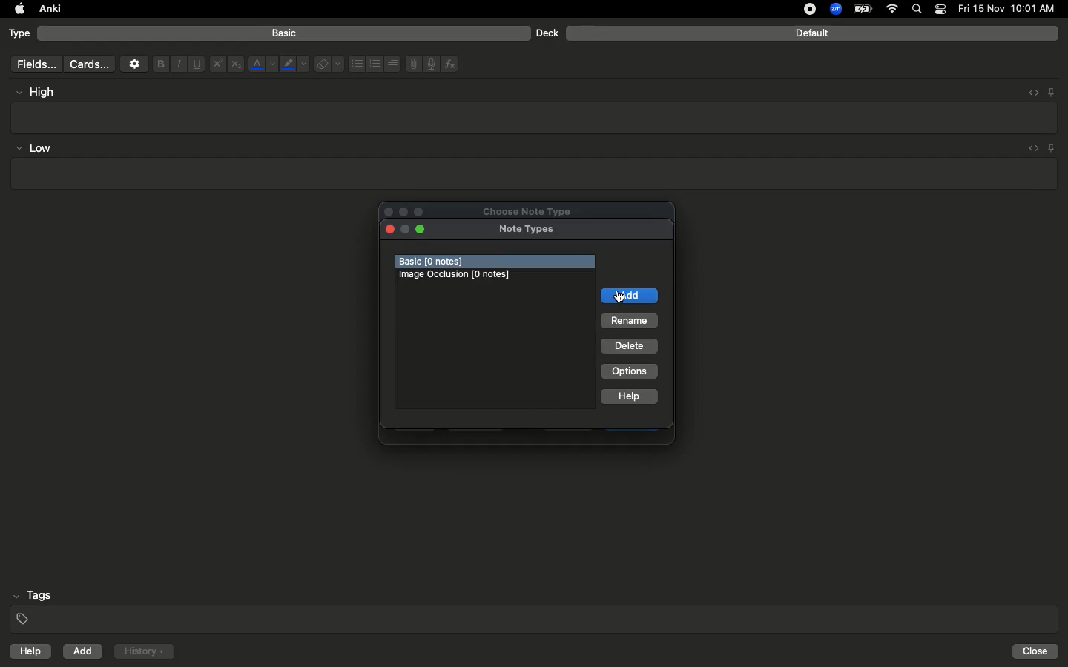 This screenshot has width=1068, height=667. Describe the element at coordinates (919, 10) in the screenshot. I see `Search` at that location.